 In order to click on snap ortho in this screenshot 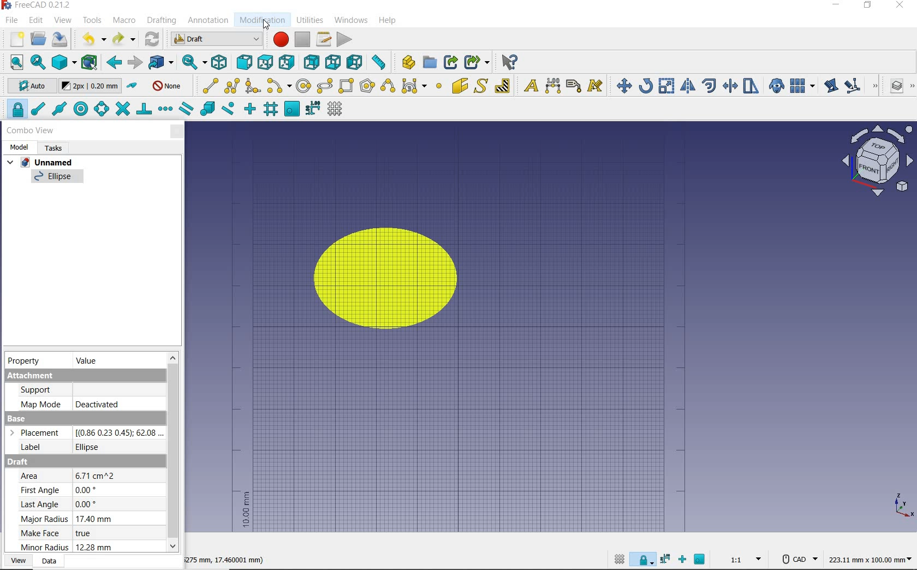, I will do `click(251, 109)`.